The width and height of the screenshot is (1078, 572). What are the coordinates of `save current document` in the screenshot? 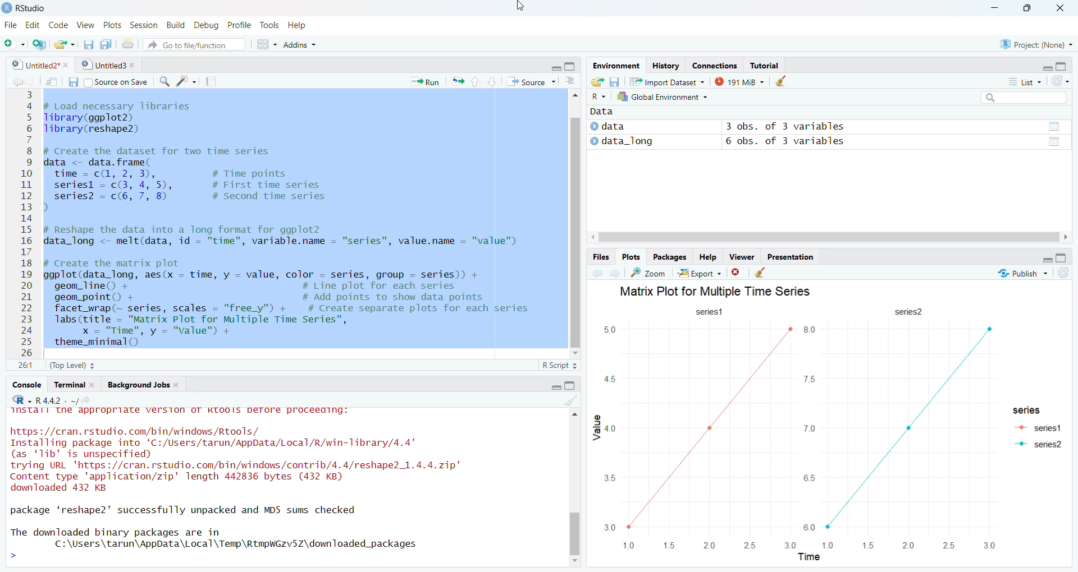 It's located at (87, 44).